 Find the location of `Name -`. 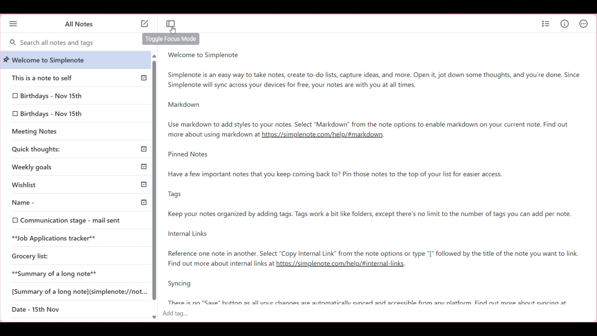

Name - is located at coordinates (58, 202).